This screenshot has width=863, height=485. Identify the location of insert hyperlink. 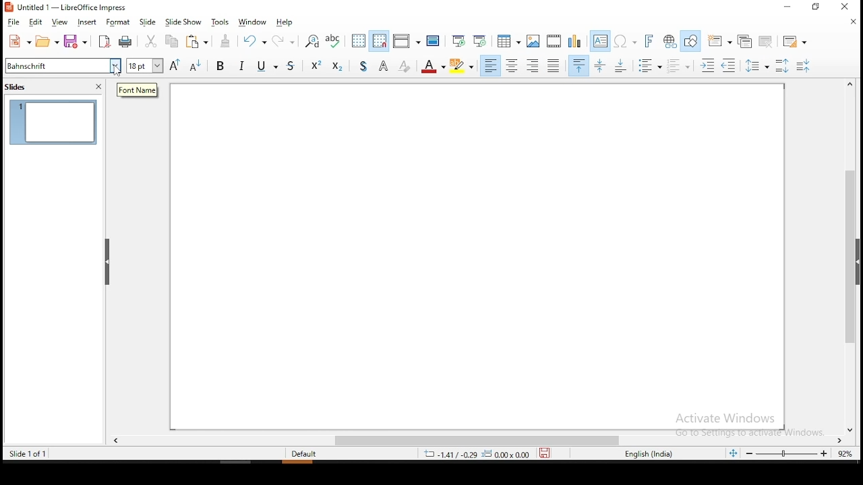
(670, 41).